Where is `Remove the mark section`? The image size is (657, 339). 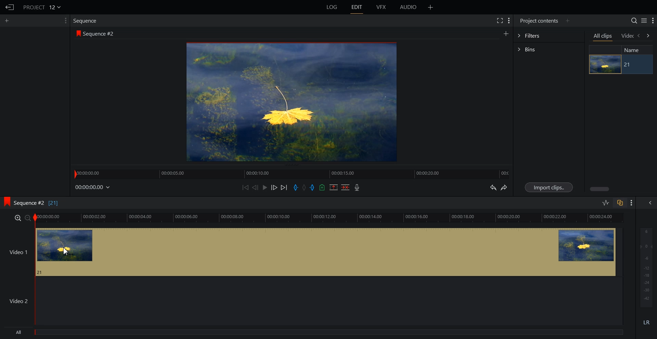
Remove the mark section is located at coordinates (333, 187).